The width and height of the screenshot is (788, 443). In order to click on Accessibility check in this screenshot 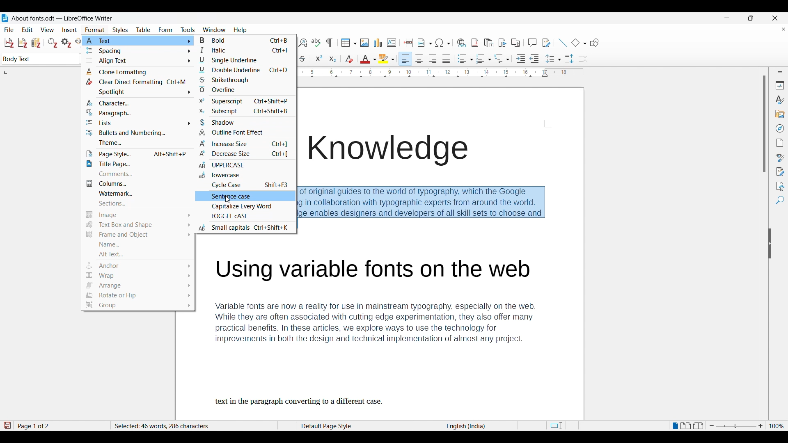, I will do `click(780, 186)`.